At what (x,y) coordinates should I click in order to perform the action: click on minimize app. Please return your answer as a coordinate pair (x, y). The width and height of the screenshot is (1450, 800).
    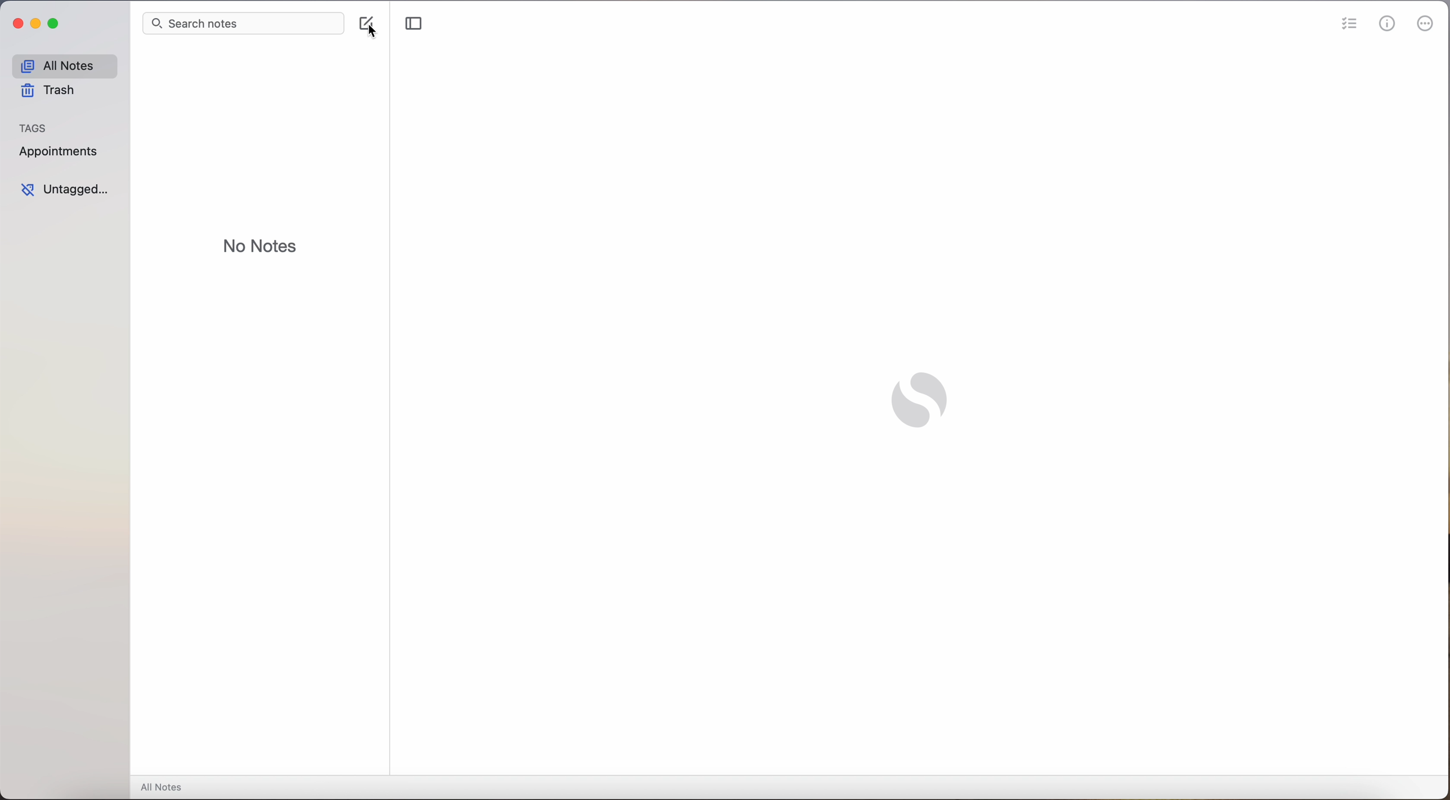
    Looking at the image, I should click on (39, 25).